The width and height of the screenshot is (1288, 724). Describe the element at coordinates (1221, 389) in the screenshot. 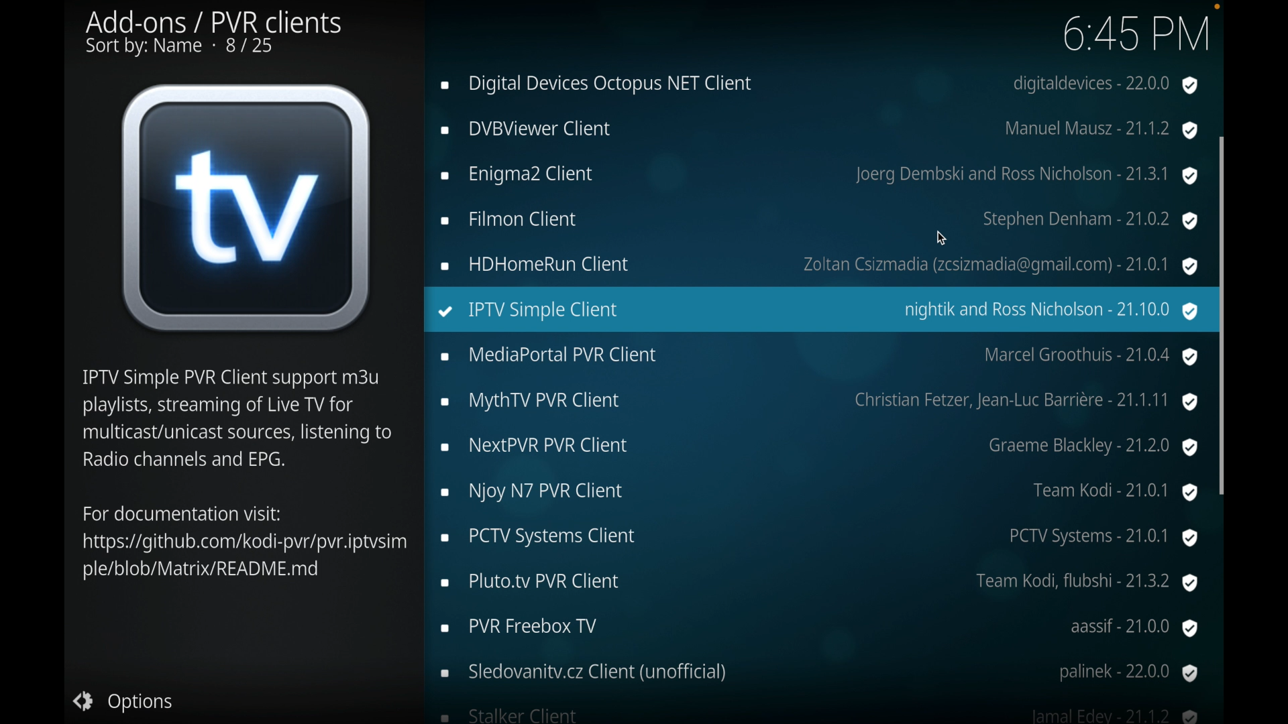

I see `scroll box` at that location.